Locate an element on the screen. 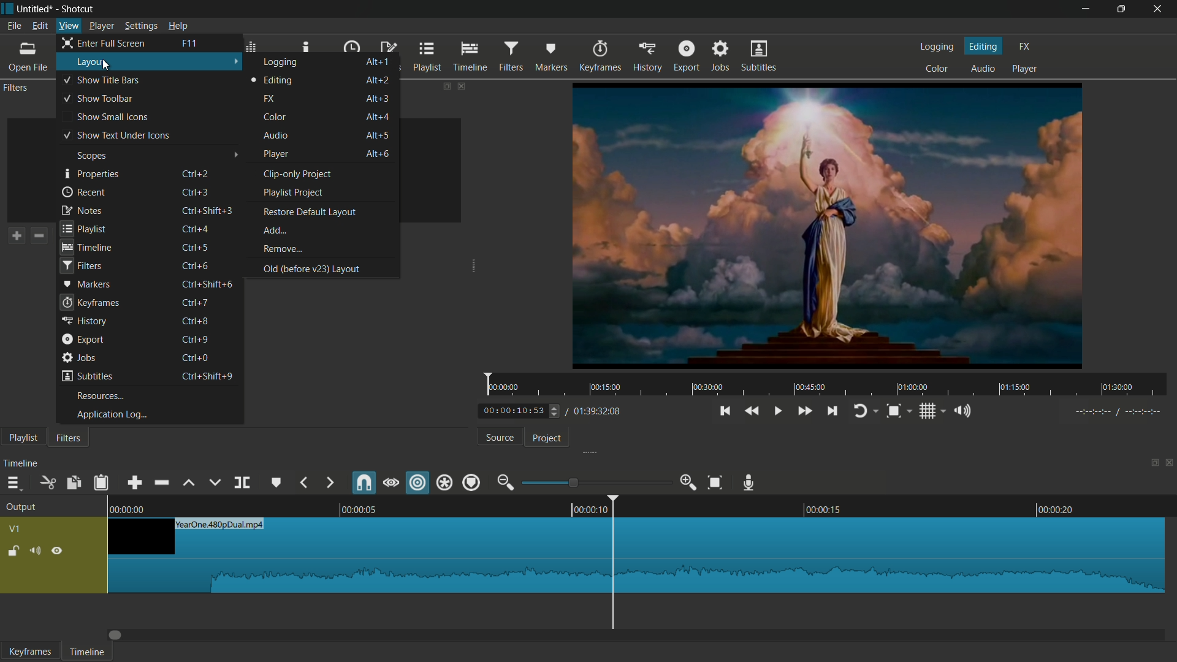 The image size is (1177, 662). zoom out is located at coordinates (505, 482).